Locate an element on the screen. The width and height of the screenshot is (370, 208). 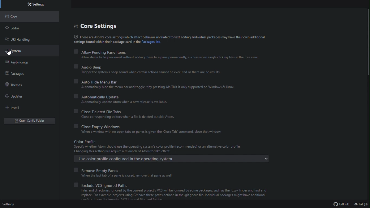
Allow items to be previewed without adding them to a pane permanently, such as when single clicking files in the tree view. is located at coordinates (170, 58).